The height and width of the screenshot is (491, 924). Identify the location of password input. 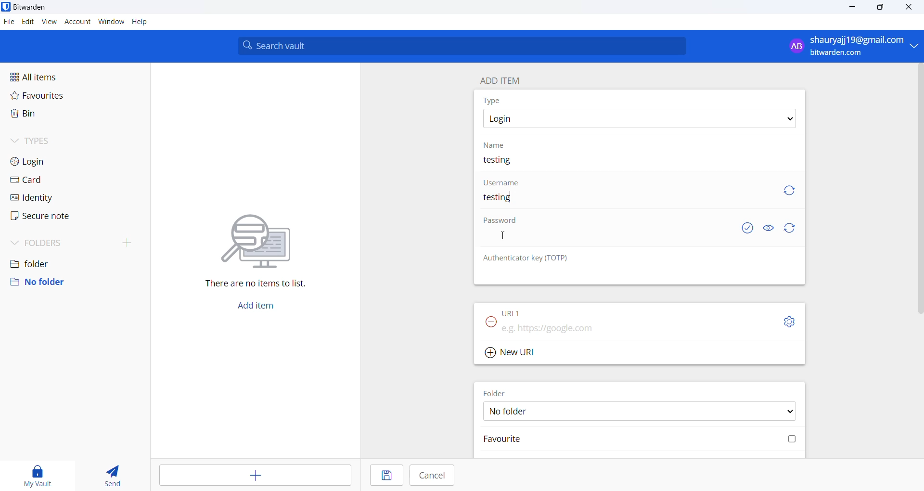
(605, 239).